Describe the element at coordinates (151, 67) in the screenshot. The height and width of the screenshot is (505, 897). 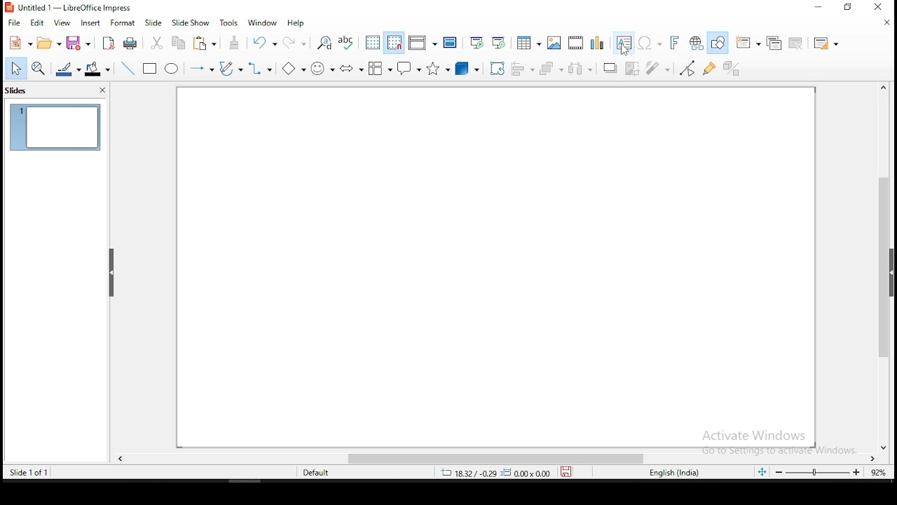
I see `rectangle` at that location.